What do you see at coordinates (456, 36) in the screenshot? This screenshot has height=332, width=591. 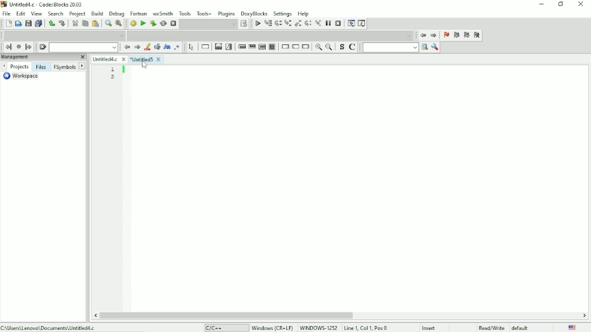 I see `Prev bookmark` at bounding box center [456, 36].